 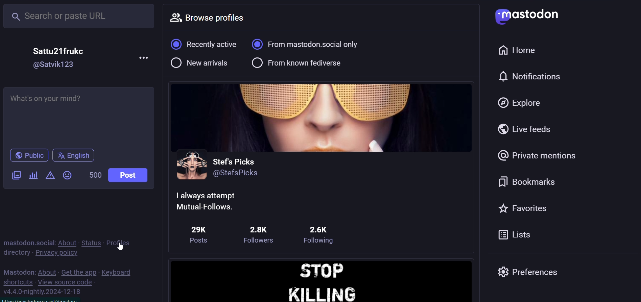 What do you see at coordinates (33, 175) in the screenshot?
I see `poll` at bounding box center [33, 175].